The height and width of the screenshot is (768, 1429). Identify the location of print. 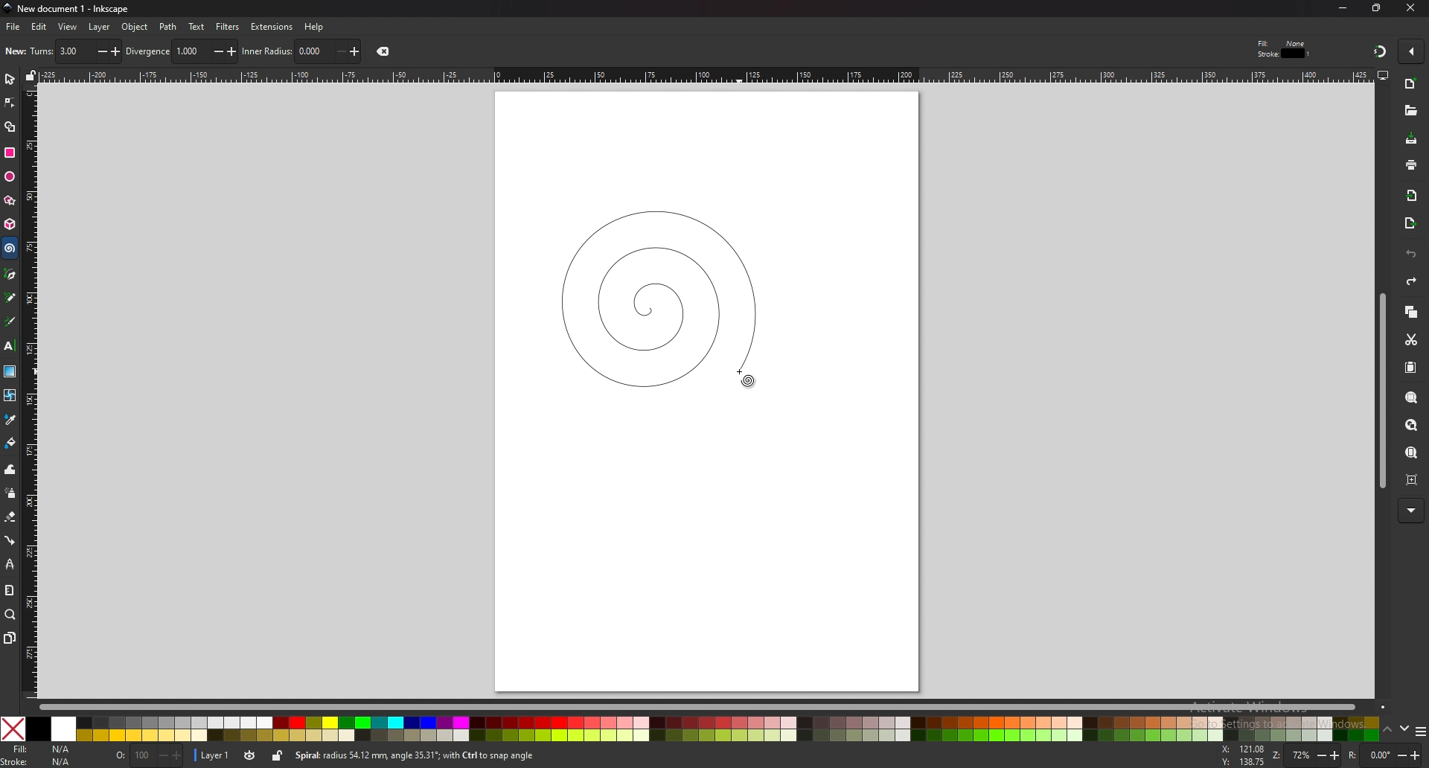
(1410, 164).